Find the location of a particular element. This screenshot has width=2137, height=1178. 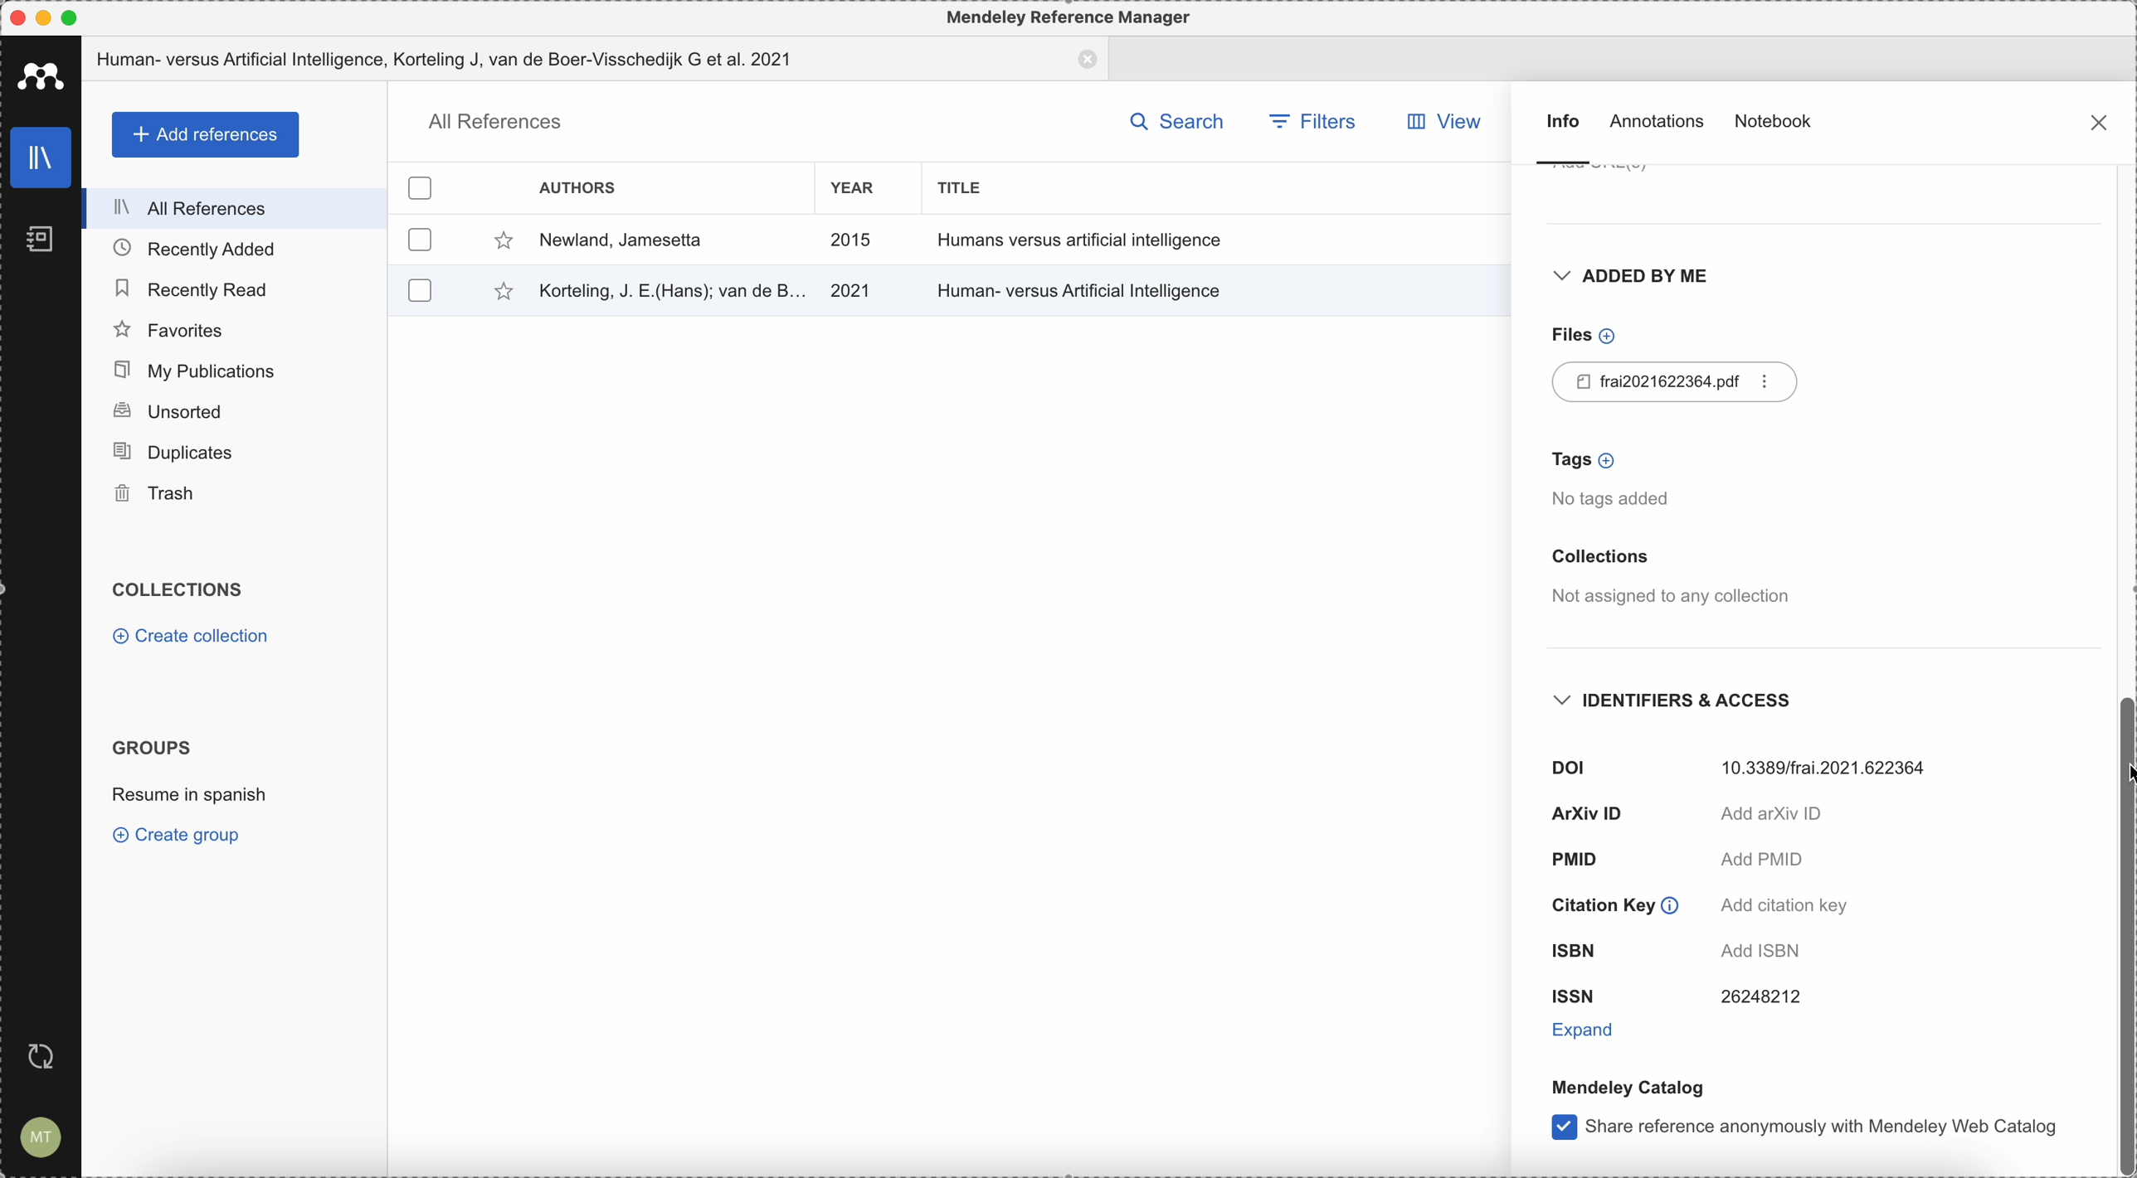

collections is located at coordinates (184, 590).